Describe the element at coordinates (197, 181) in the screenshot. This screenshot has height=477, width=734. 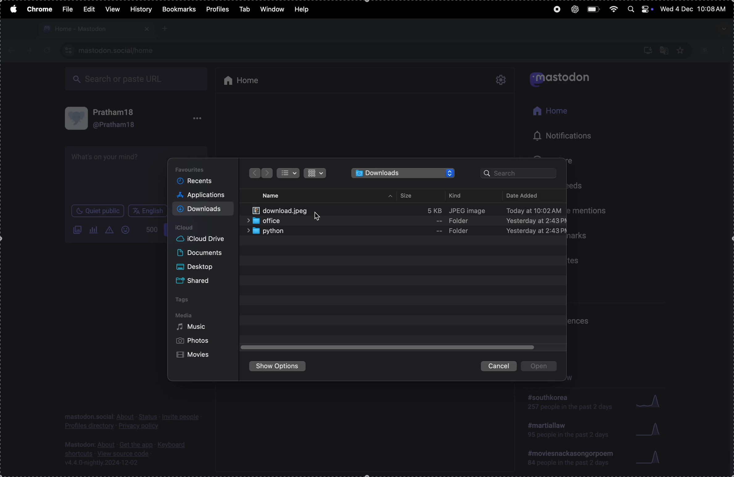
I see `Recent` at that location.